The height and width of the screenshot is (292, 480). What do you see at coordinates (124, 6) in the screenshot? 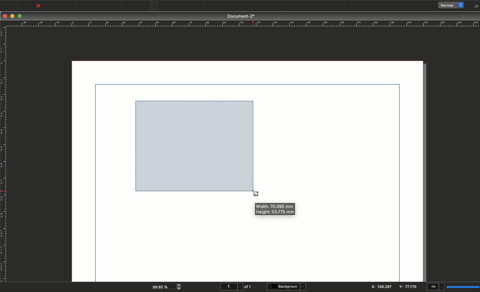
I see `Paste` at bounding box center [124, 6].